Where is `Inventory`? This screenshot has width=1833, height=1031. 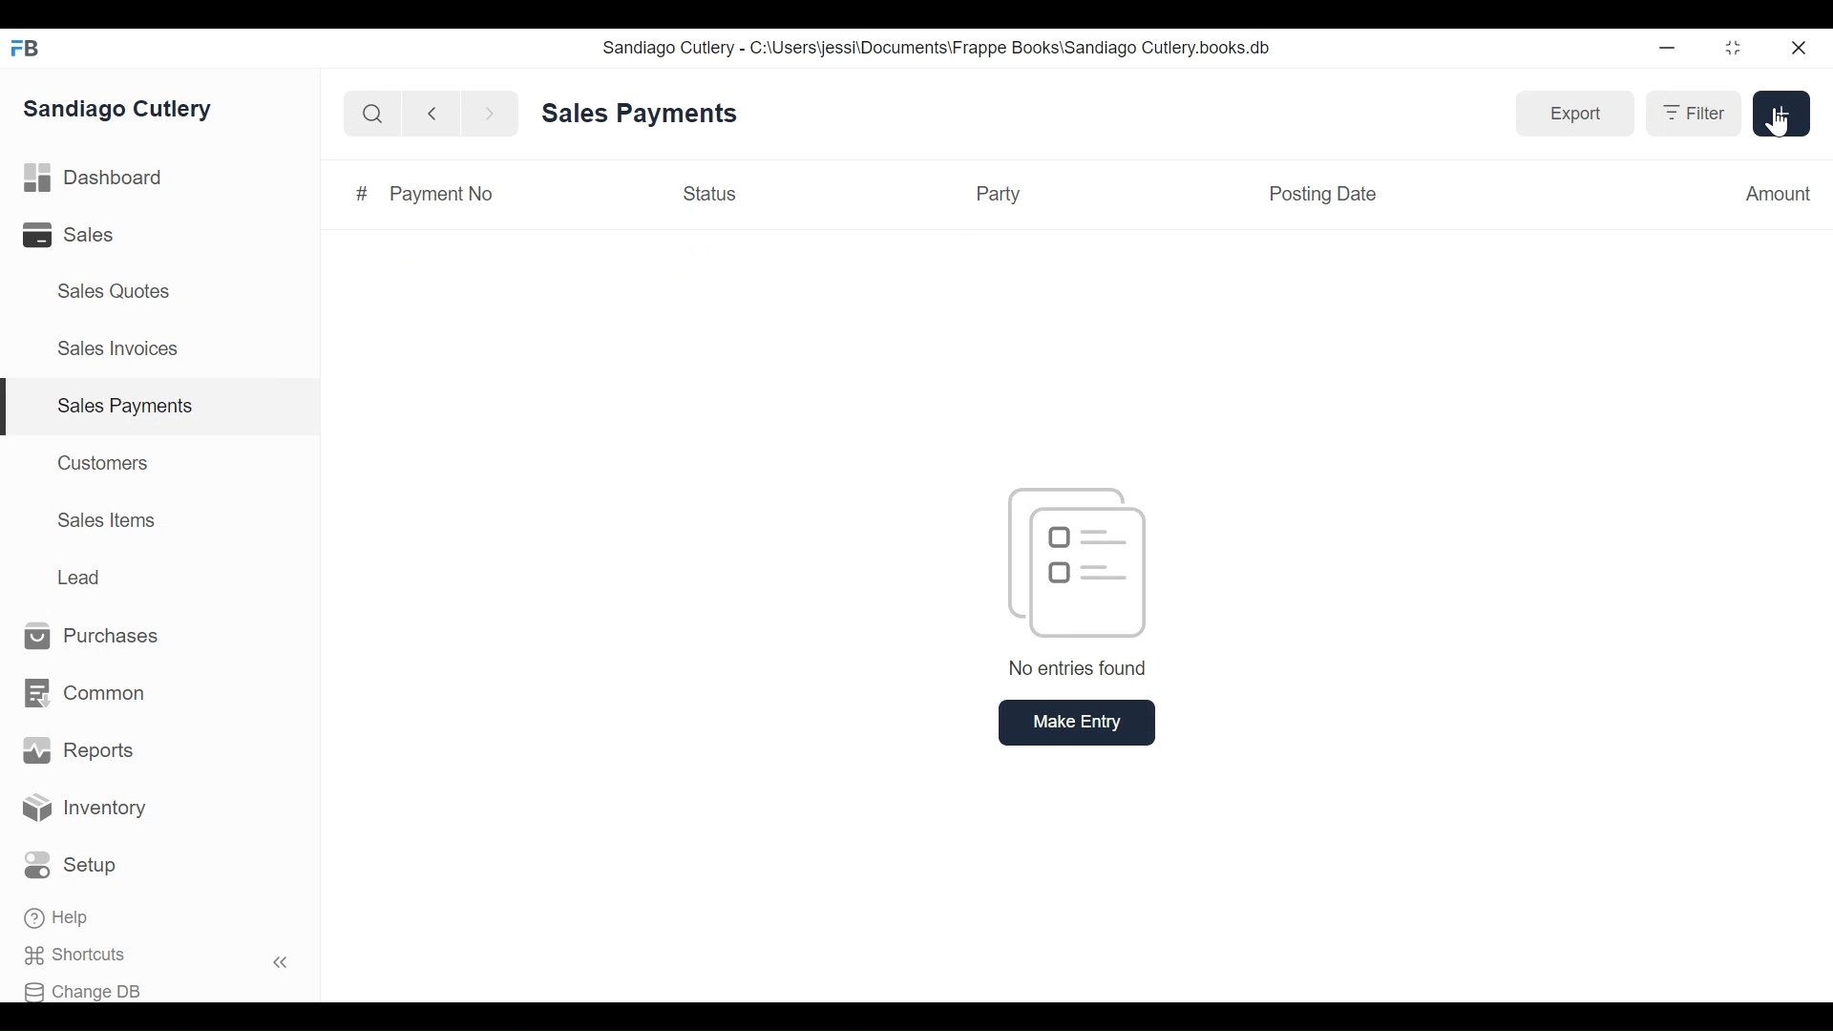 Inventory is located at coordinates (86, 809).